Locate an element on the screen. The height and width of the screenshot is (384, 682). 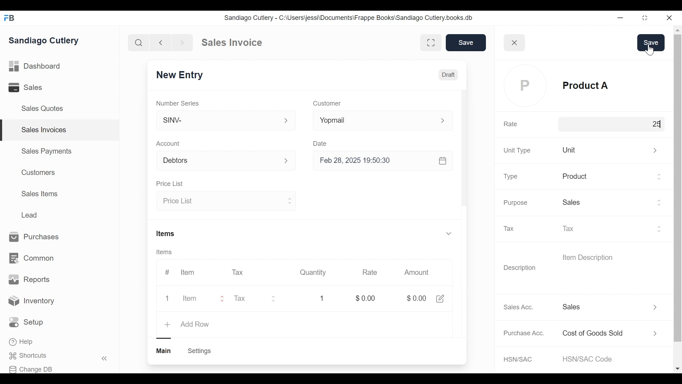
FB logo is located at coordinates (10, 18).